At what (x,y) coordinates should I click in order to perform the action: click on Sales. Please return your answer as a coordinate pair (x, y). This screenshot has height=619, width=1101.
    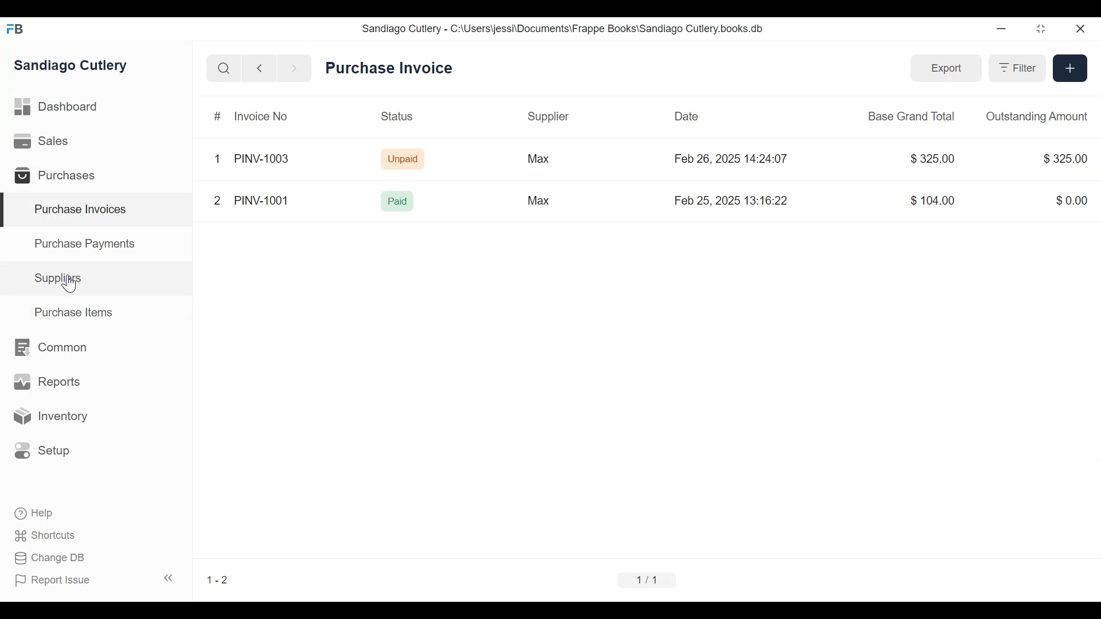
    Looking at the image, I should click on (42, 140).